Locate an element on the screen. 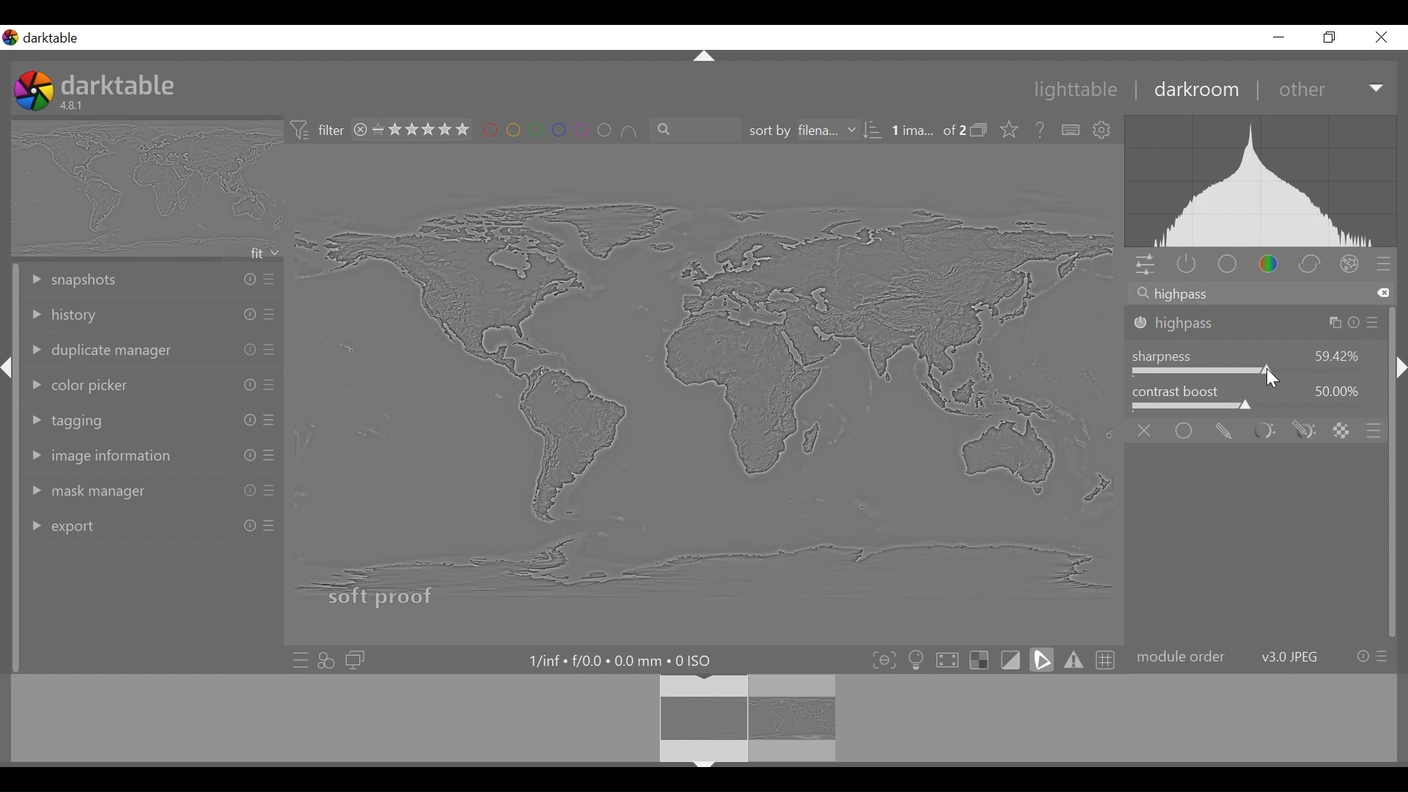 The height and width of the screenshot is (792, 1408). quick access panel is located at coordinates (1145, 265).